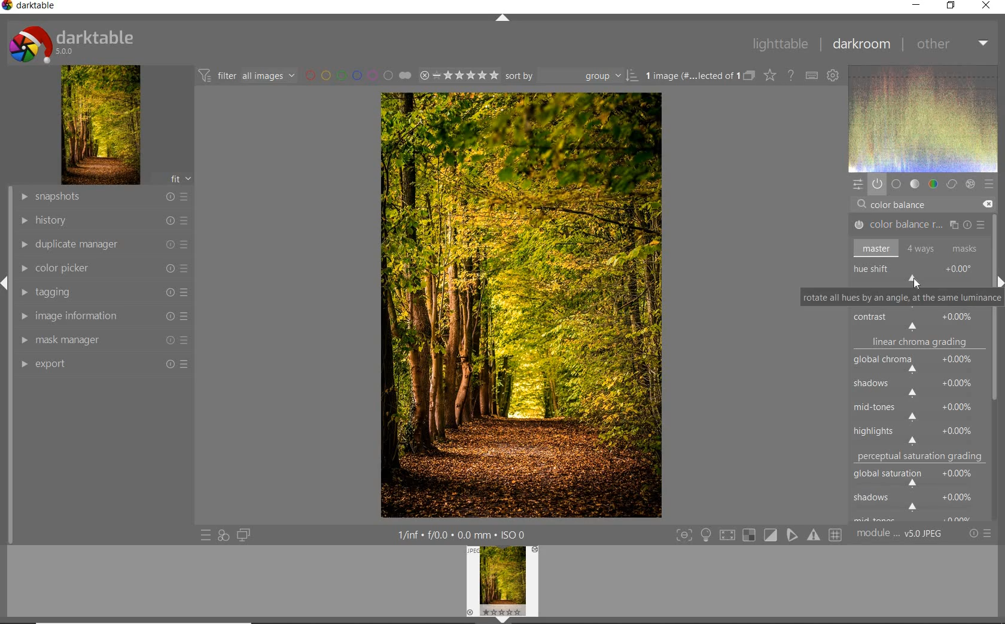 The height and width of the screenshot is (624, 1005). Describe the element at coordinates (970, 183) in the screenshot. I see `effect` at that location.